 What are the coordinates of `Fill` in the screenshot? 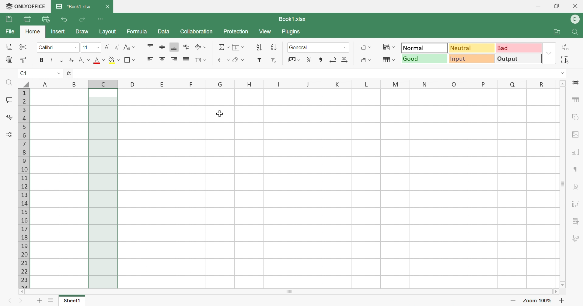 It's located at (236, 47).